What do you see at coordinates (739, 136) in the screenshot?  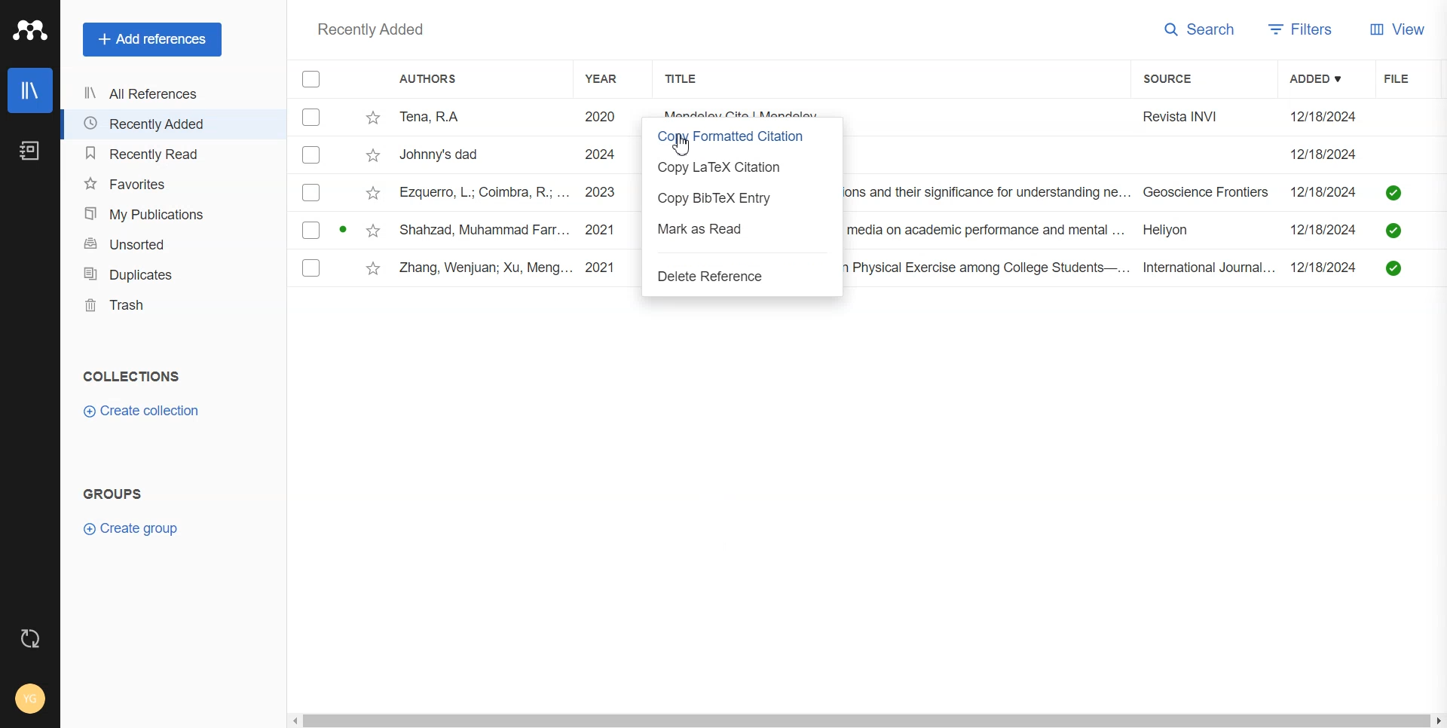 I see `Copy Formatted Citation` at bounding box center [739, 136].